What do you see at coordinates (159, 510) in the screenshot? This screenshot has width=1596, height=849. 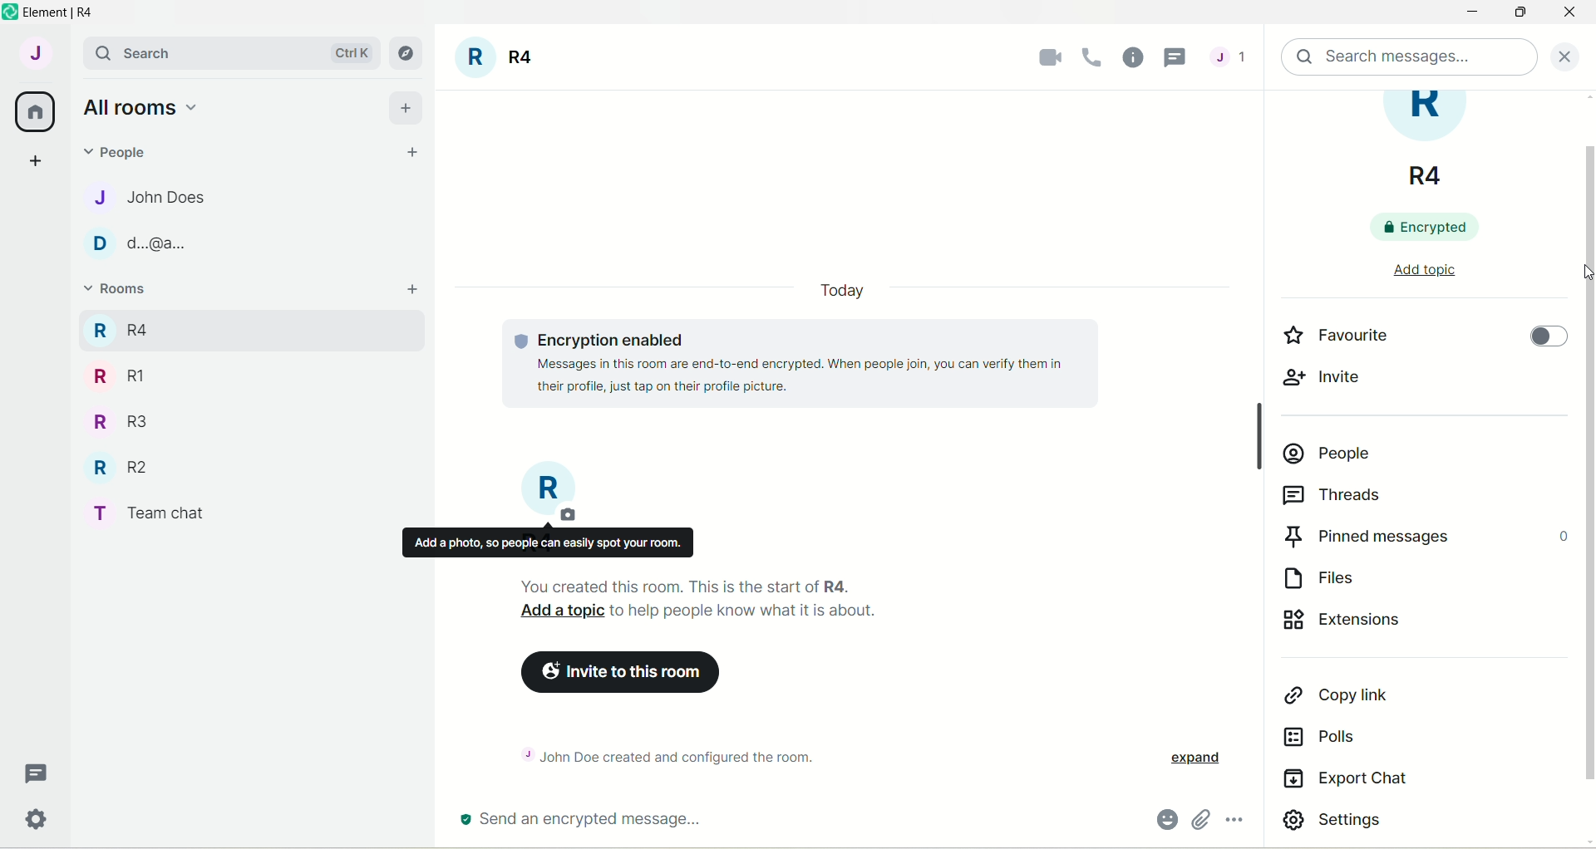 I see `T Team chat` at bounding box center [159, 510].